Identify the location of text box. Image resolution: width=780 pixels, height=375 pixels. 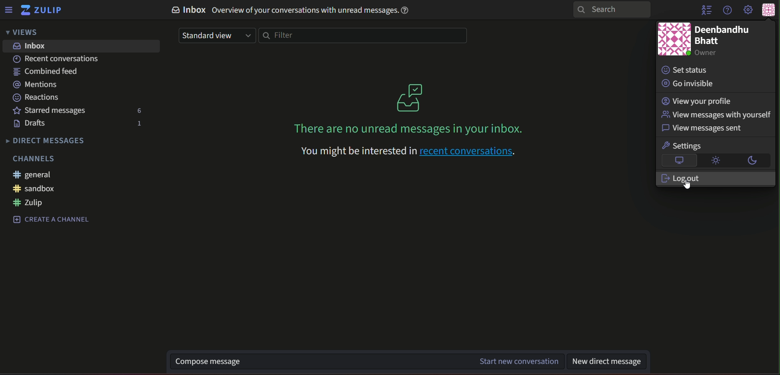
(367, 361).